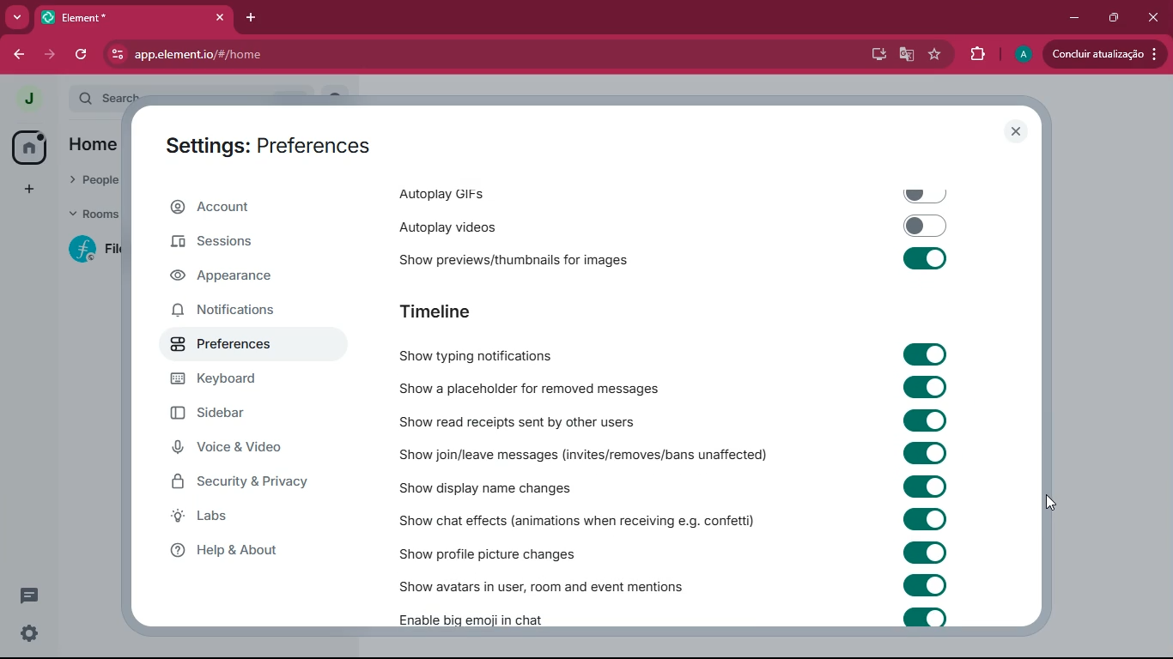  What do you see at coordinates (20, 55) in the screenshot?
I see `back` at bounding box center [20, 55].